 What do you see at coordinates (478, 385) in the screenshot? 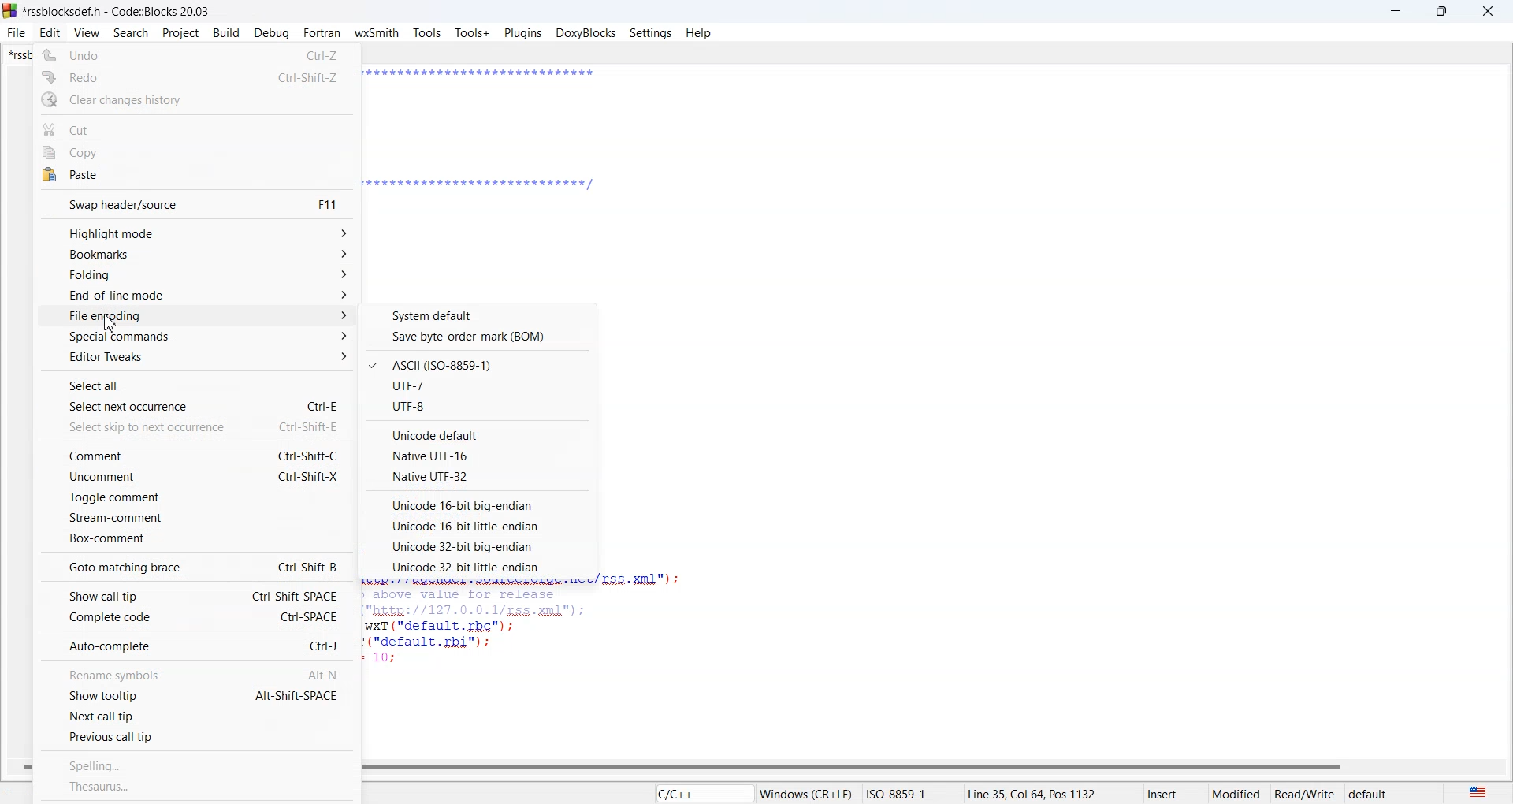
I see `UTF-7` at bounding box center [478, 385].